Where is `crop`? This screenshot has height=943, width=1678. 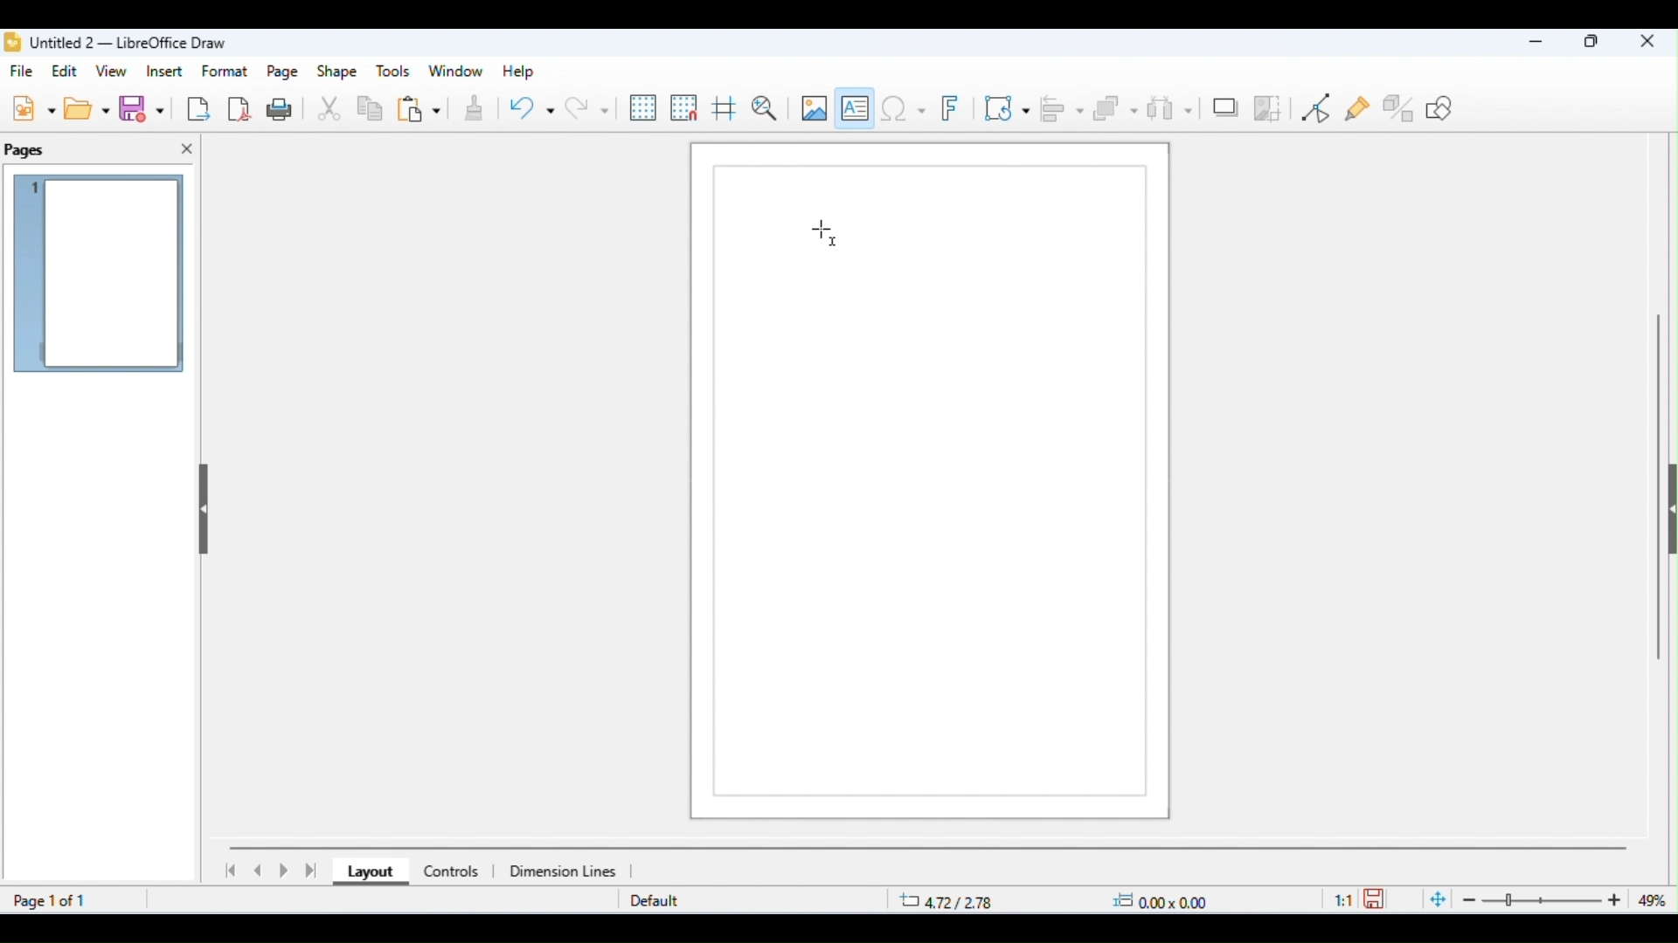
crop is located at coordinates (1268, 107).